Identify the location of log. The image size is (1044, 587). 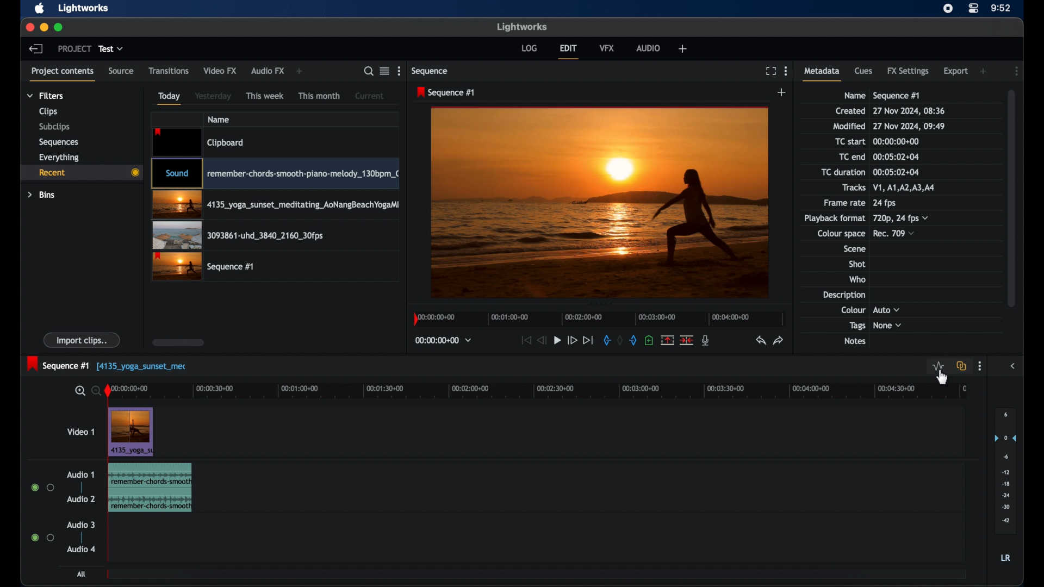
(529, 48).